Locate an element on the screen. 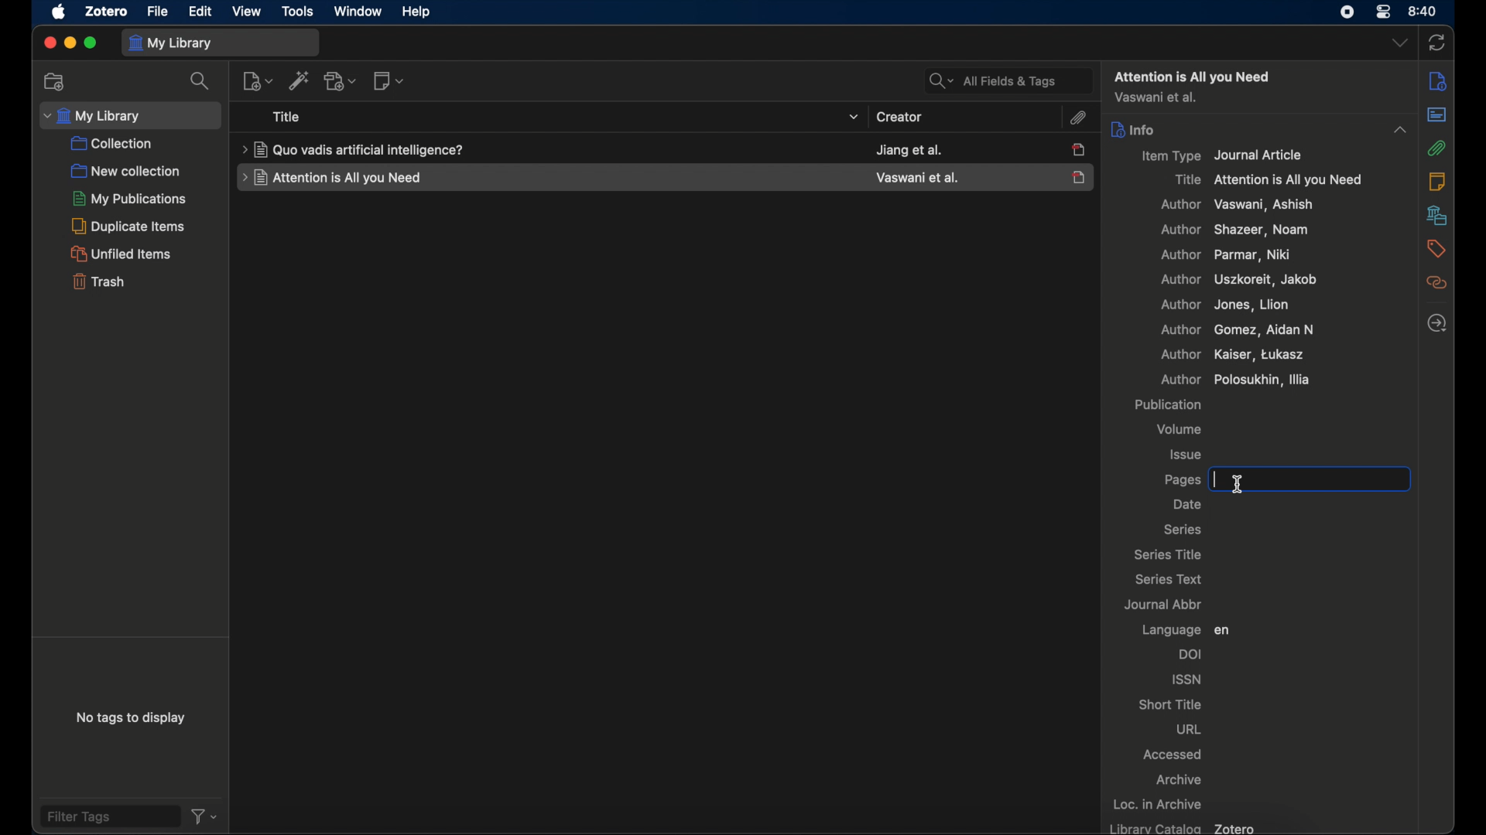 The image size is (1486, 835). new collections is located at coordinates (56, 81).